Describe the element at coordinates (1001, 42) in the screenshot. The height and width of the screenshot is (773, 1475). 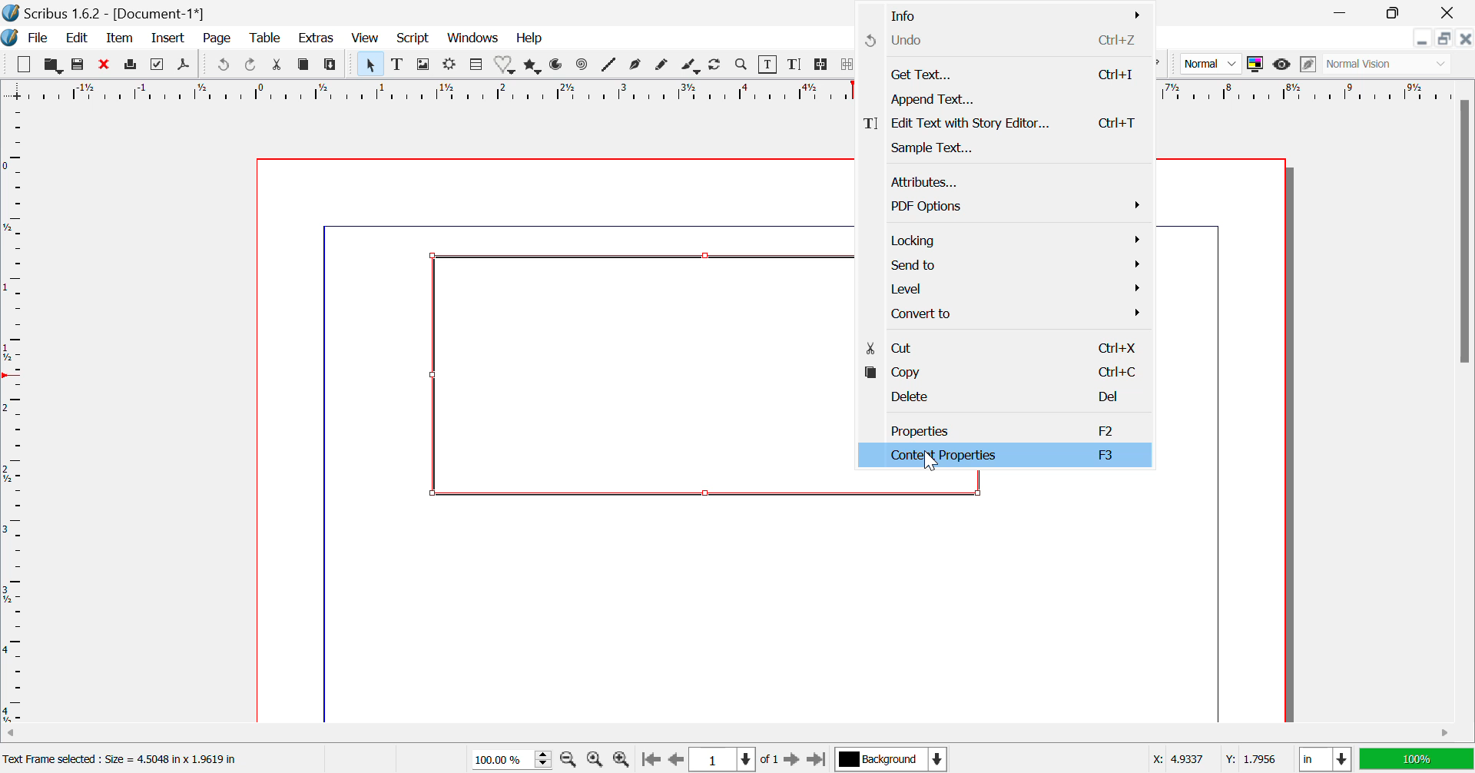
I see `Undo` at that location.